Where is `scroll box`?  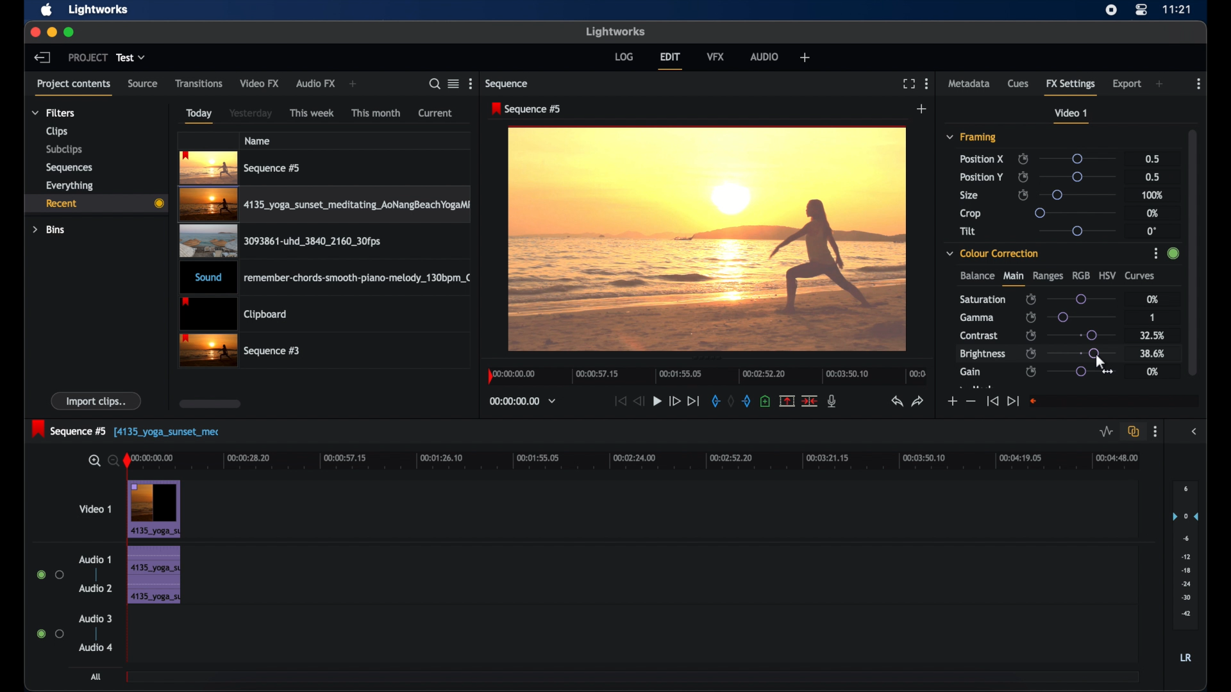 scroll box is located at coordinates (210, 404).